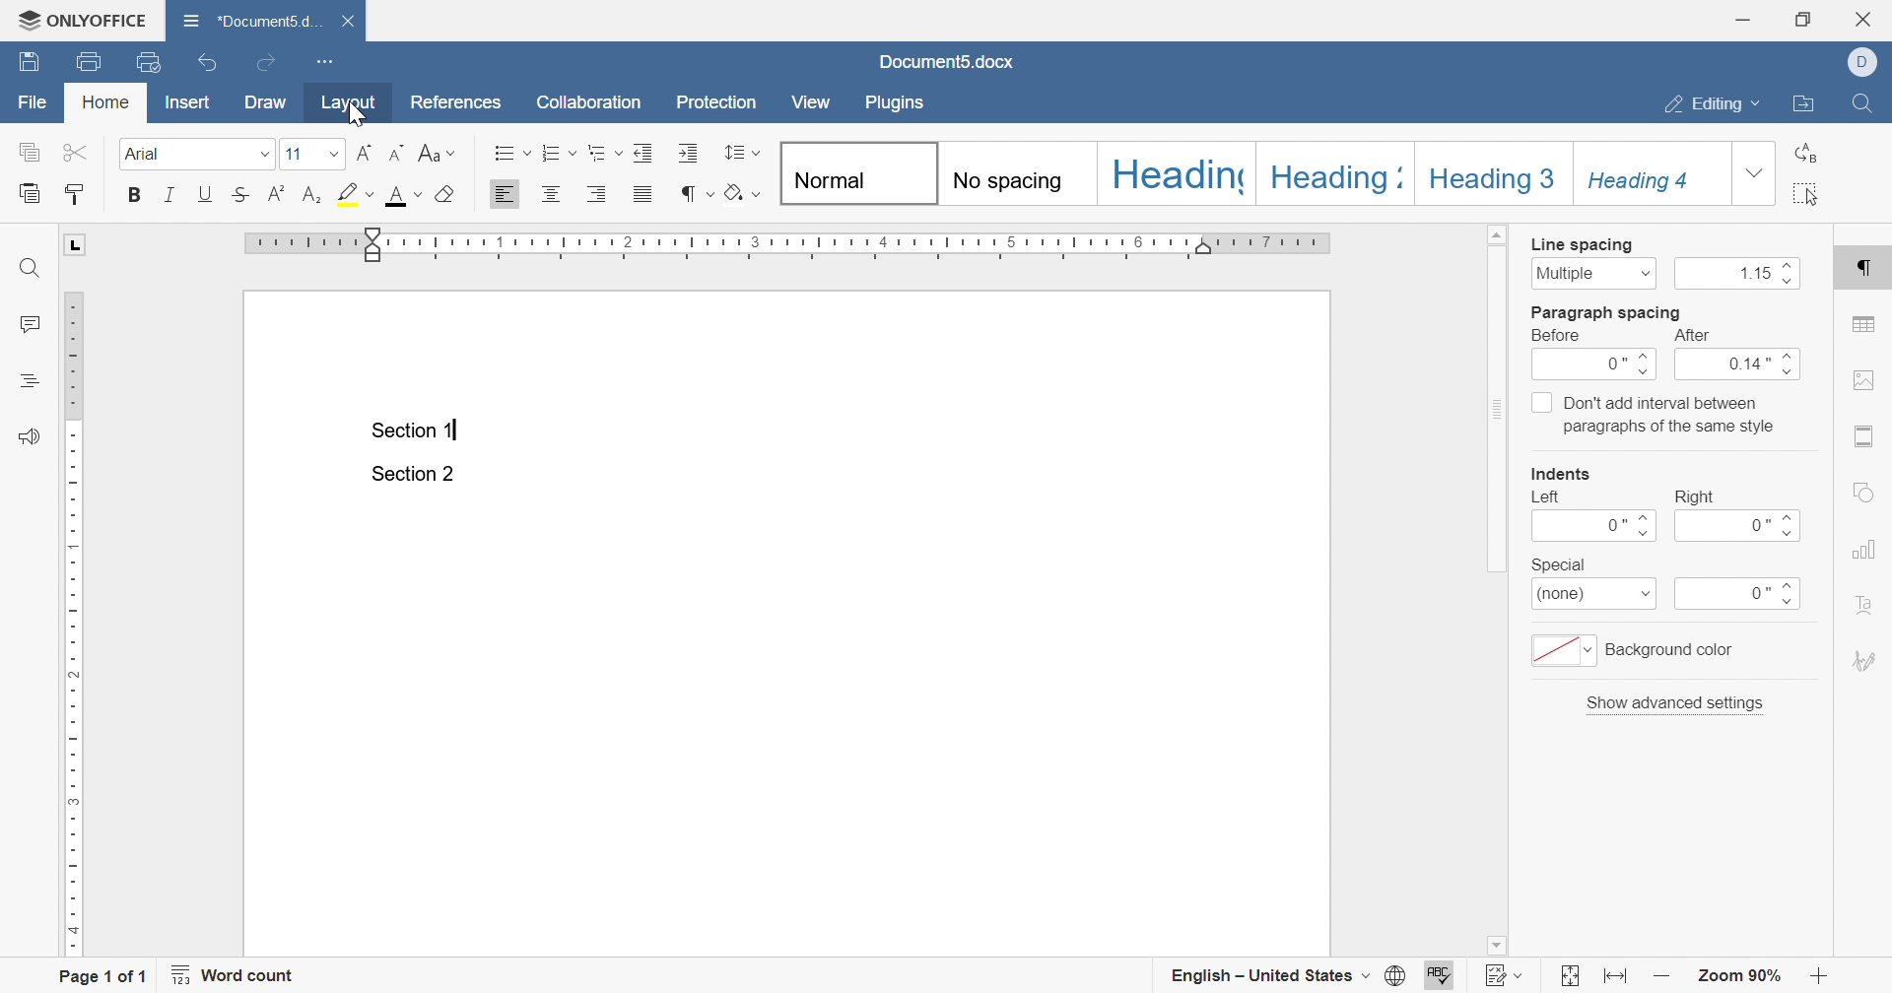  I want to click on multilevel list, so click(603, 153).